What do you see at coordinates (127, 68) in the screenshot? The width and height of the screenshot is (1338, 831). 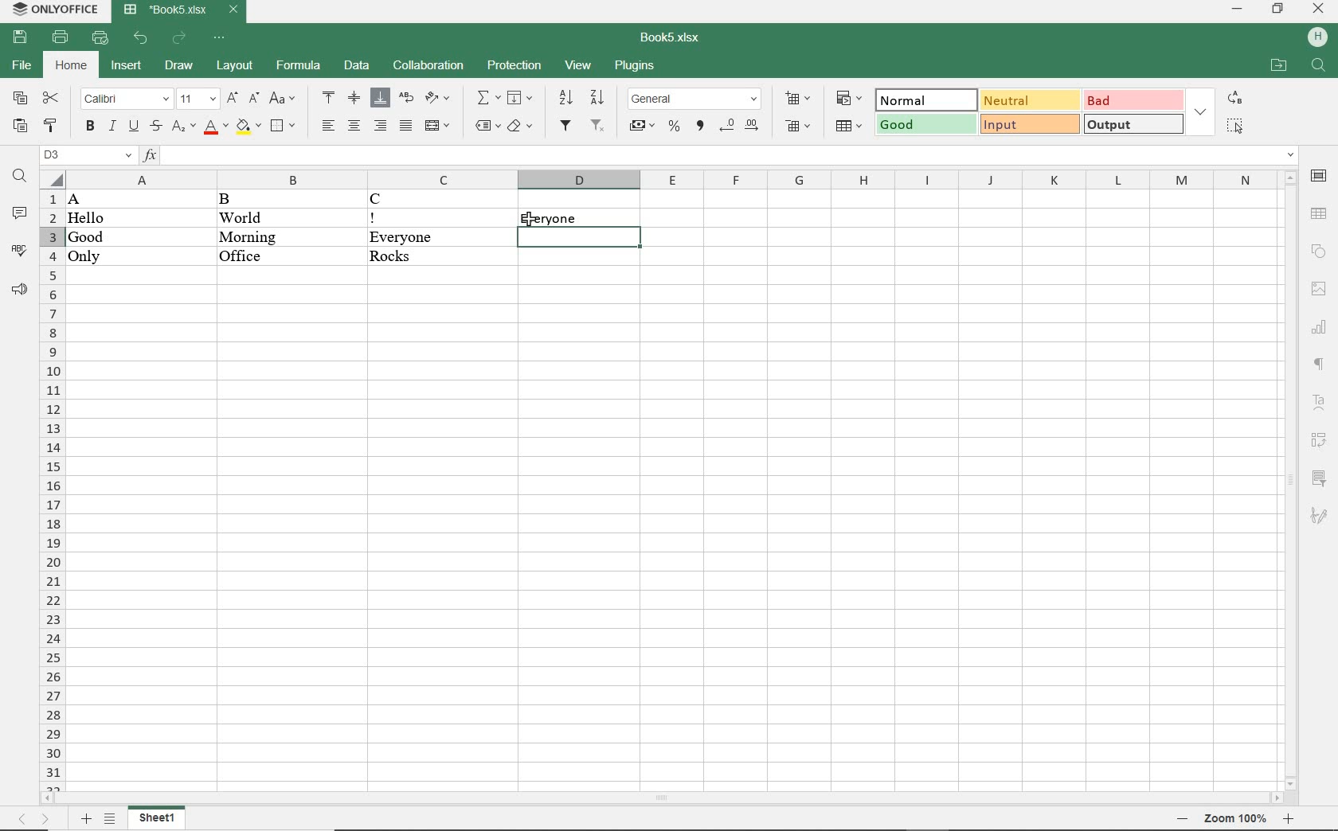 I see `insert` at bounding box center [127, 68].